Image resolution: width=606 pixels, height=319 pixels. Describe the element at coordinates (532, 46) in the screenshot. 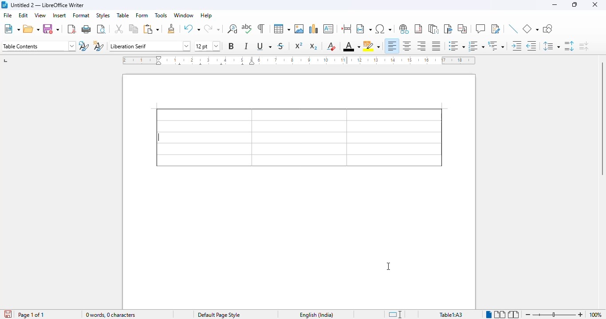

I see `decrease indent` at that location.